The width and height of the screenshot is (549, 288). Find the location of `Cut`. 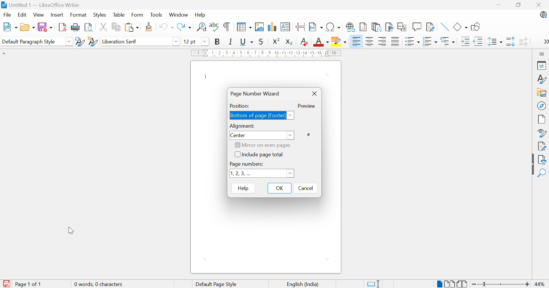

Cut is located at coordinates (104, 27).